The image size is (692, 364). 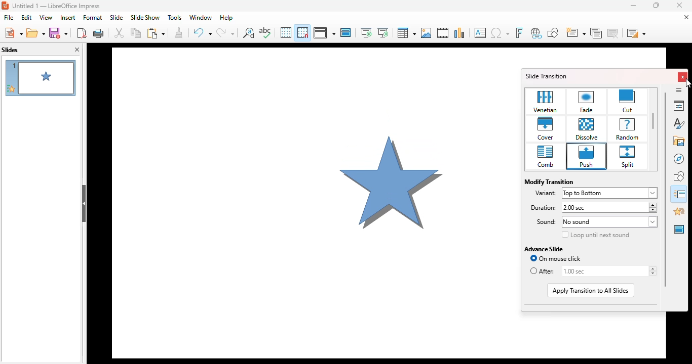 I want to click on cursor, so click(x=688, y=83).